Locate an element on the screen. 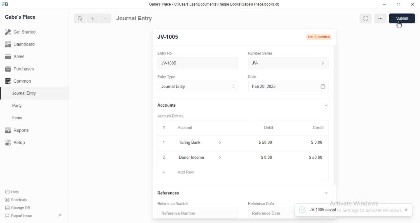  $000 is located at coordinates (267, 157).